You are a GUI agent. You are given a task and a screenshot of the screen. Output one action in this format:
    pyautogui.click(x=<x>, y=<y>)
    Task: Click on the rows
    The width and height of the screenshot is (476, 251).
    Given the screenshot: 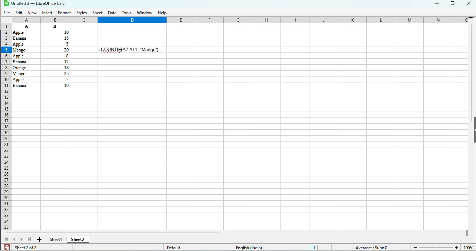 What is the action you would take?
    pyautogui.click(x=6, y=127)
    